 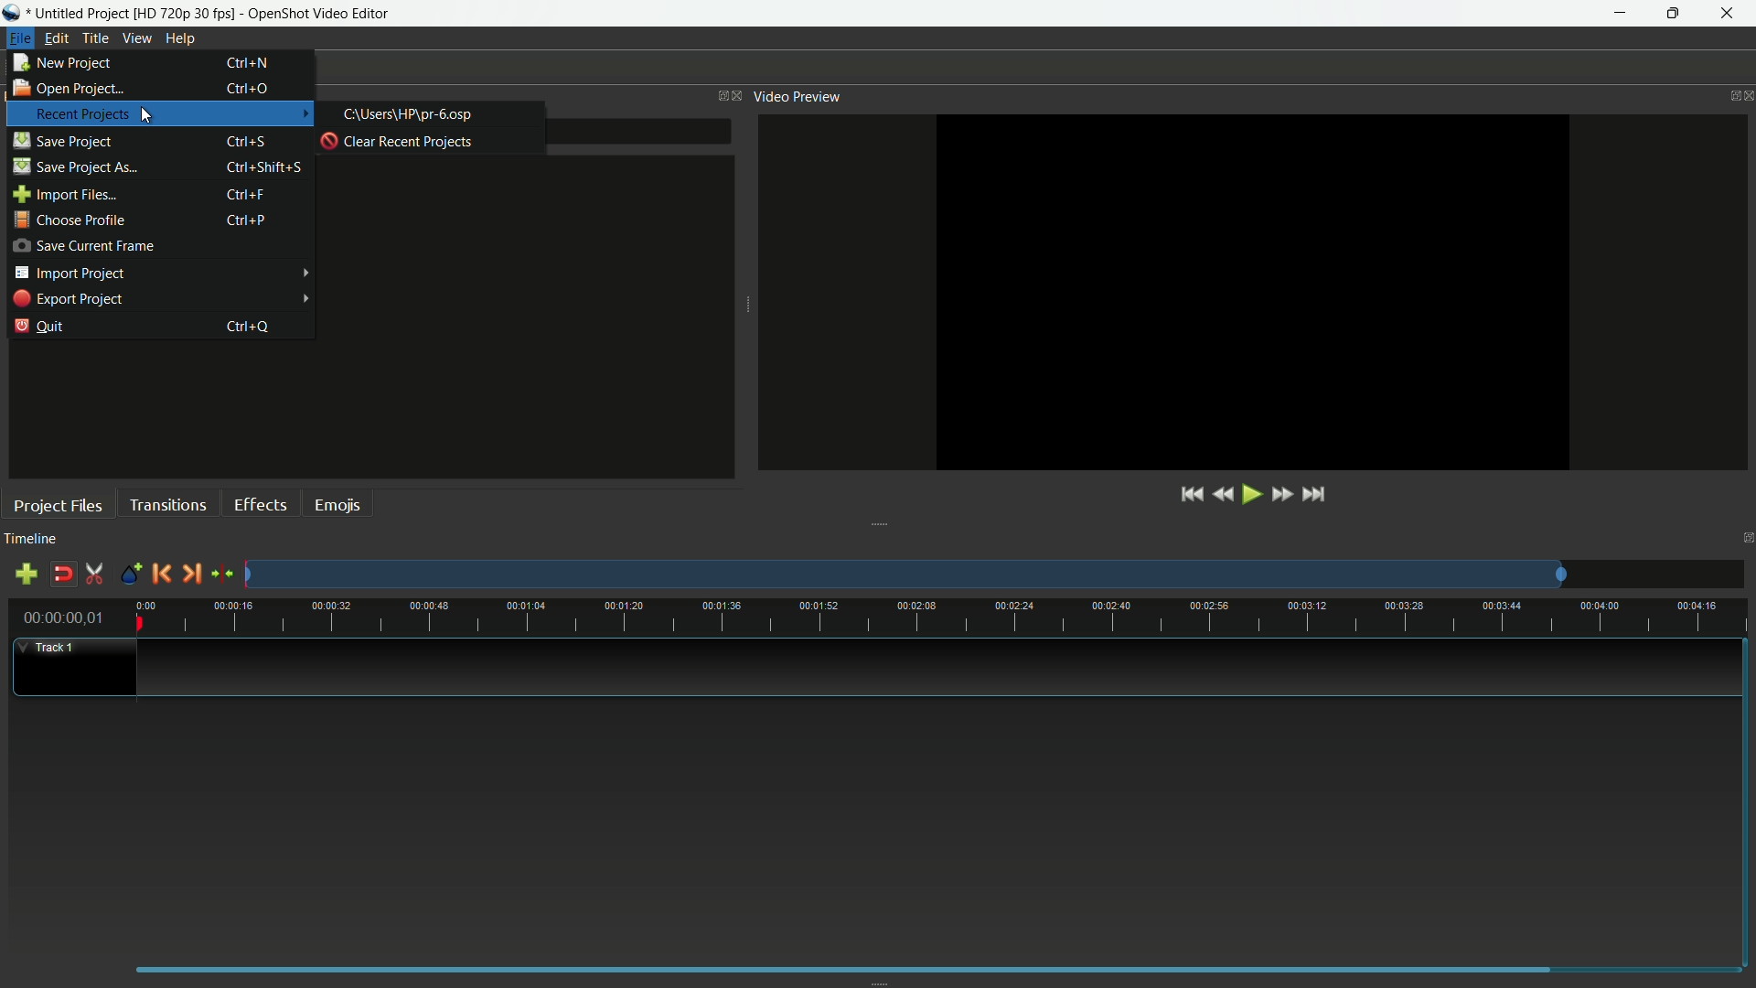 What do you see at coordinates (718, 96) in the screenshot?
I see `change layout` at bounding box center [718, 96].